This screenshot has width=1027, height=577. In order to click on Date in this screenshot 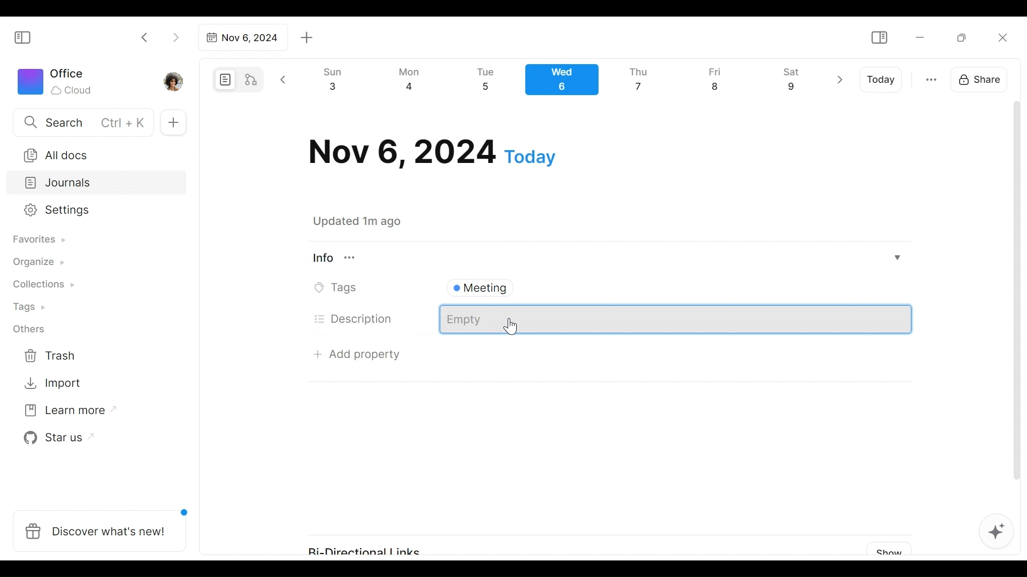, I will do `click(432, 152)`.